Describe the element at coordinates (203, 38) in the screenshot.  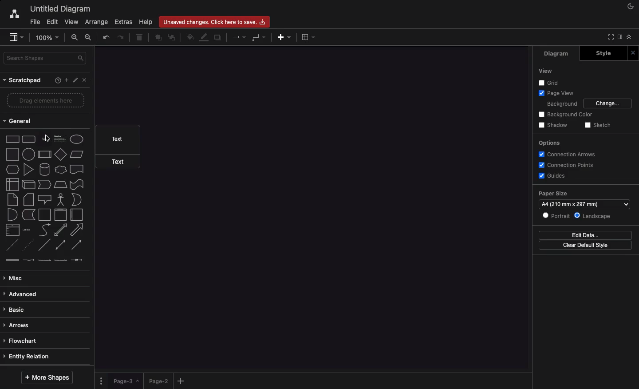
I see `Line color` at that location.